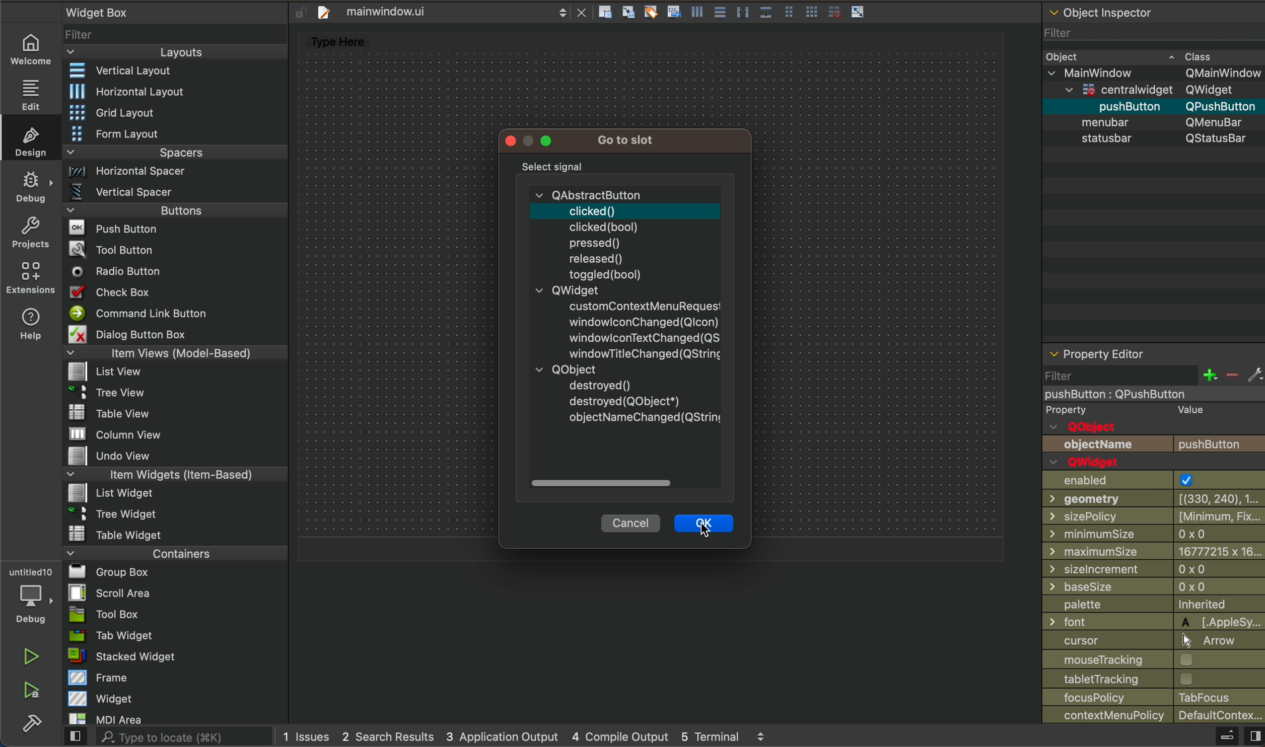 This screenshot has height=747, width=1265. Describe the element at coordinates (173, 535) in the screenshot. I see `table` at that location.